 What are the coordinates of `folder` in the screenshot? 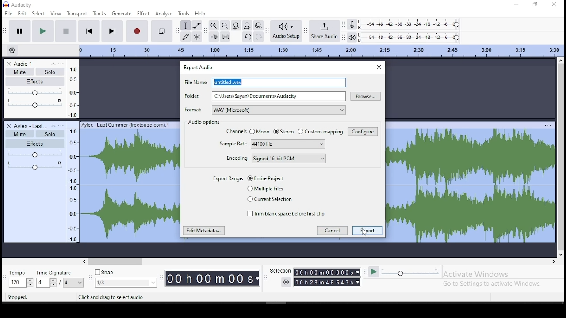 It's located at (265, 96).